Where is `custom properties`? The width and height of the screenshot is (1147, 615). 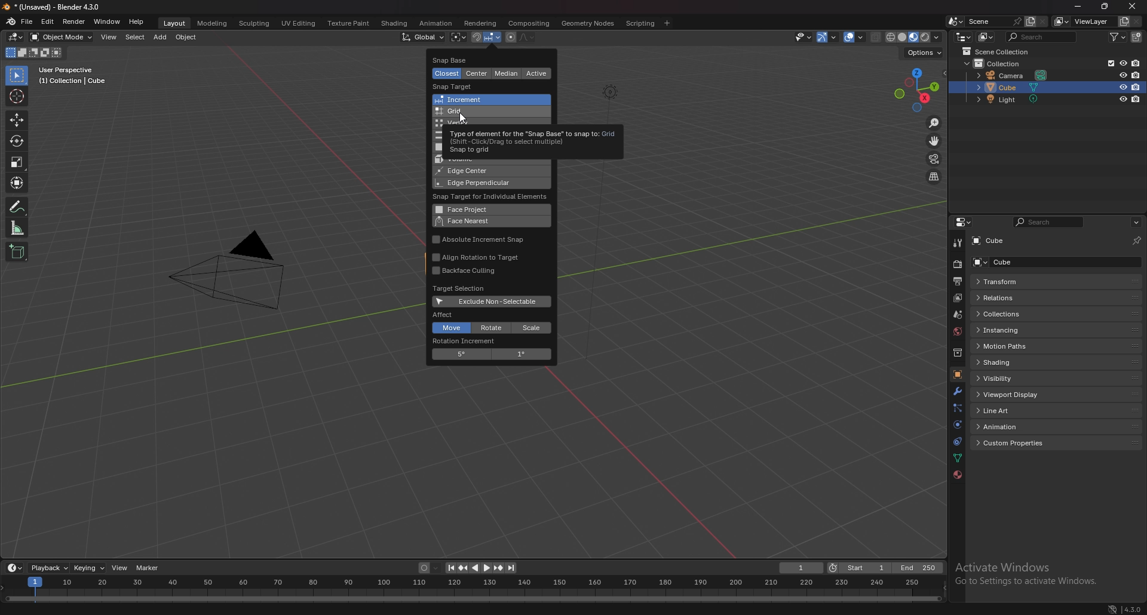 custom properties is located at coordinates (1015, 443).